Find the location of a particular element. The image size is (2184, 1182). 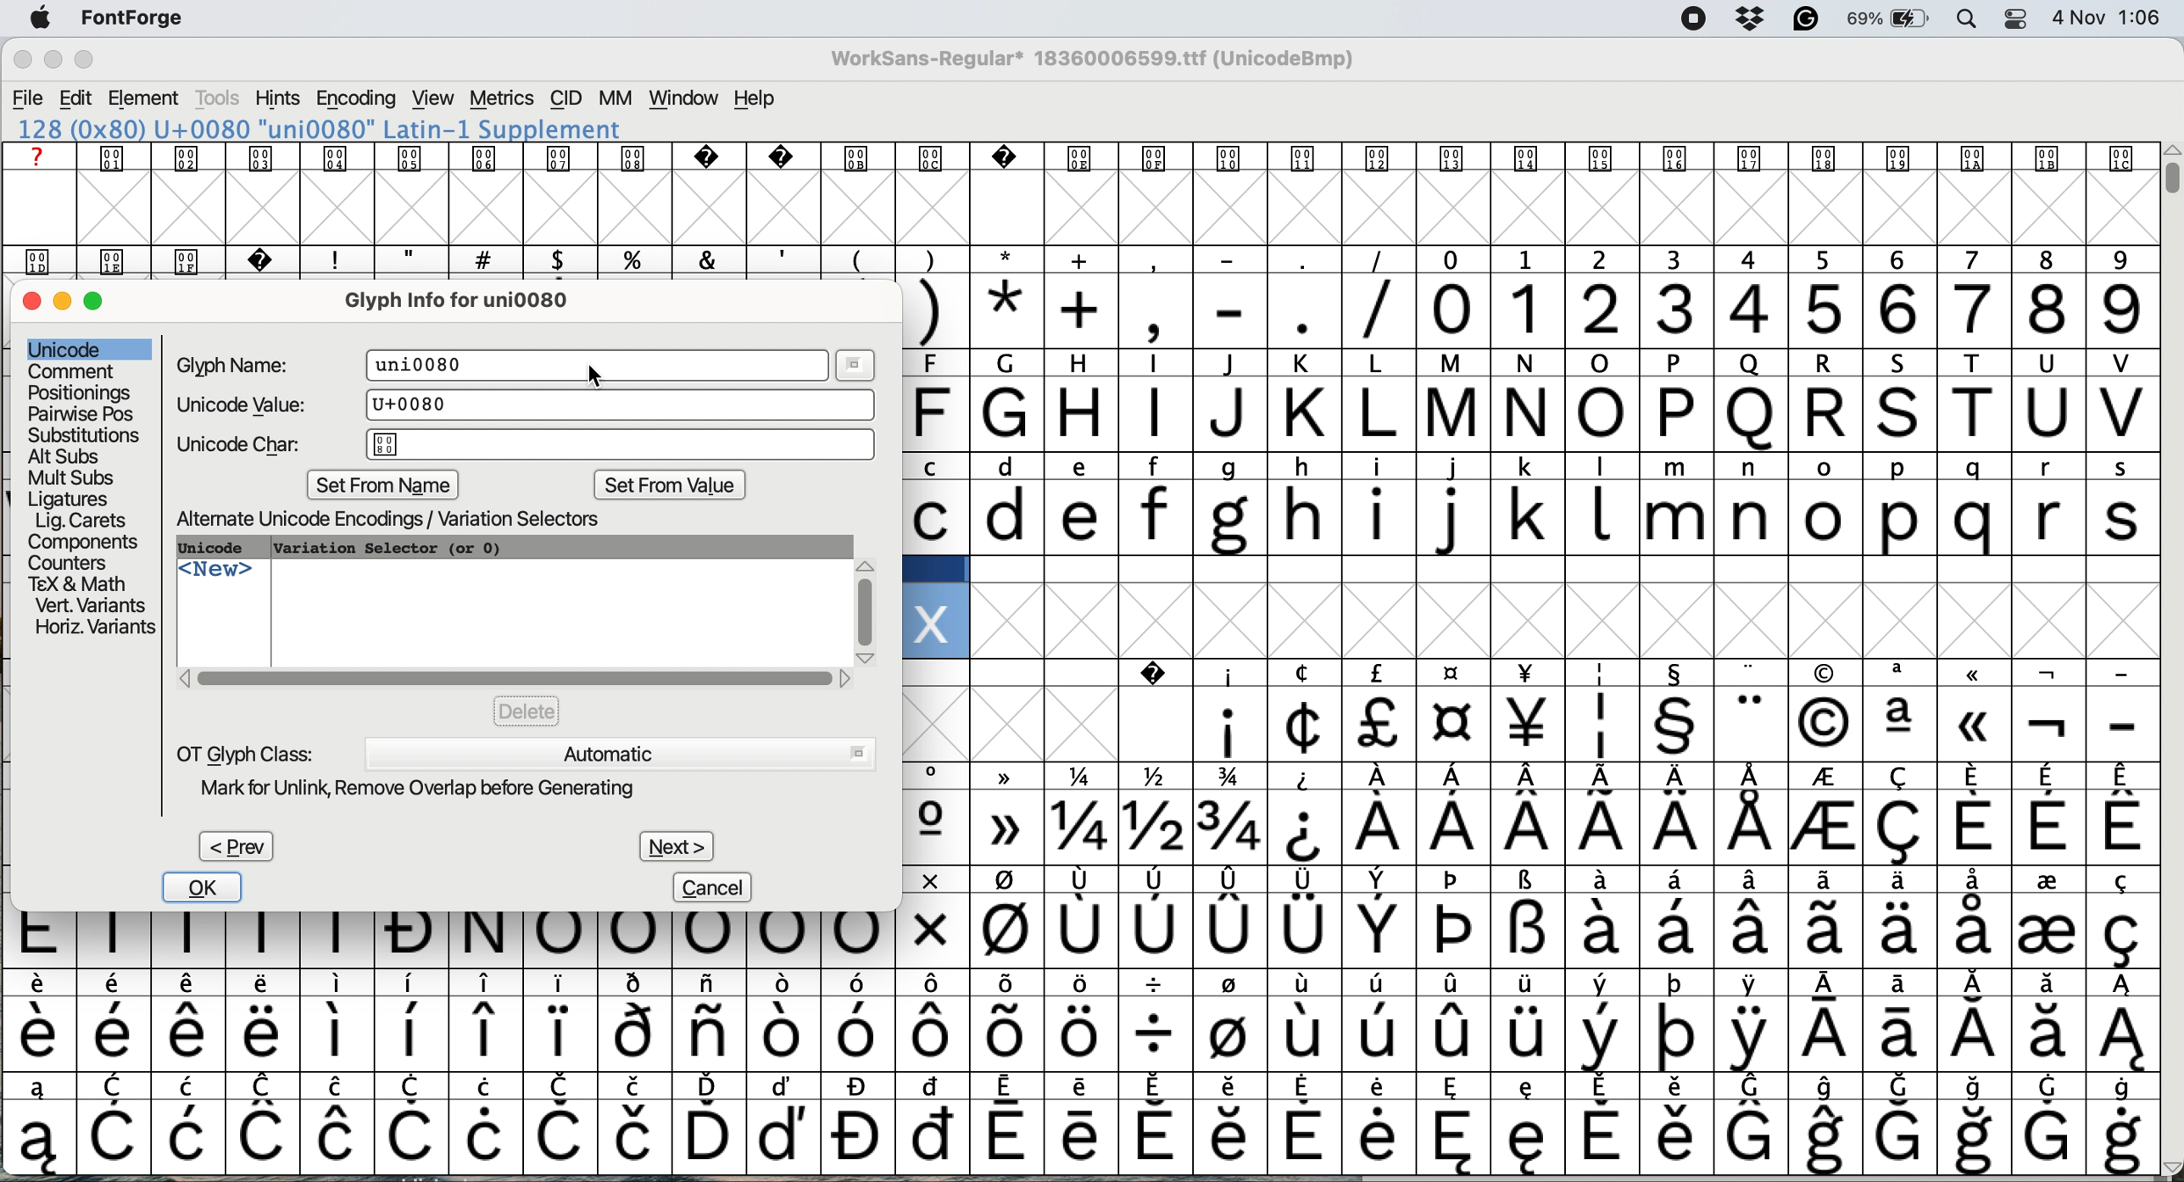

special characters and text is located at coordinates (1510, 366).